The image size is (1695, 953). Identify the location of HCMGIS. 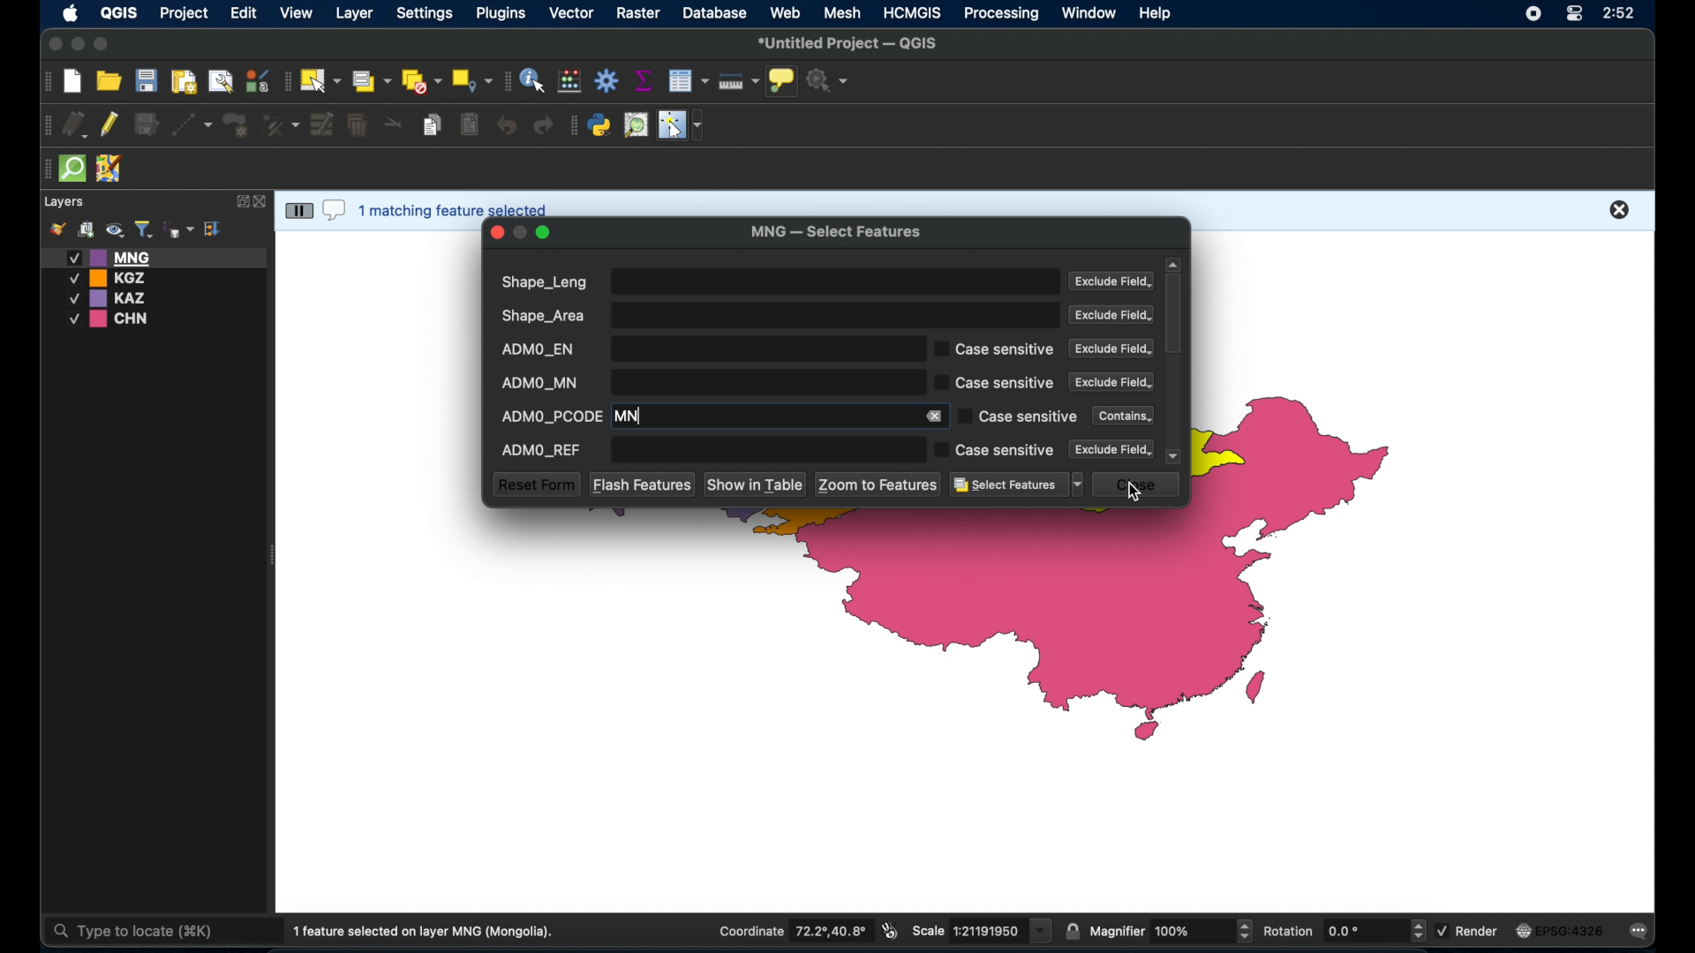
(913, 13).